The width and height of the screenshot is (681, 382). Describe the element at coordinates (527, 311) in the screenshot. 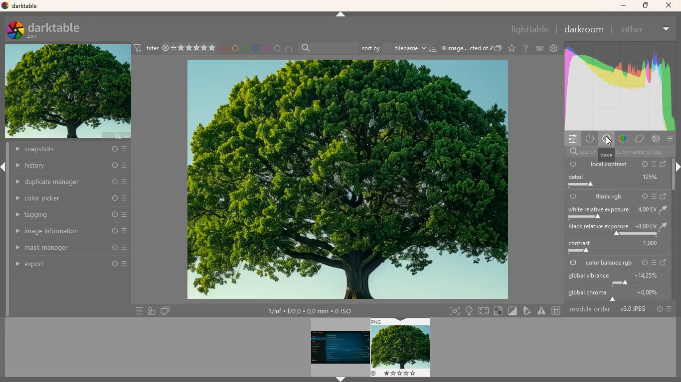

I see `pick` at that location.